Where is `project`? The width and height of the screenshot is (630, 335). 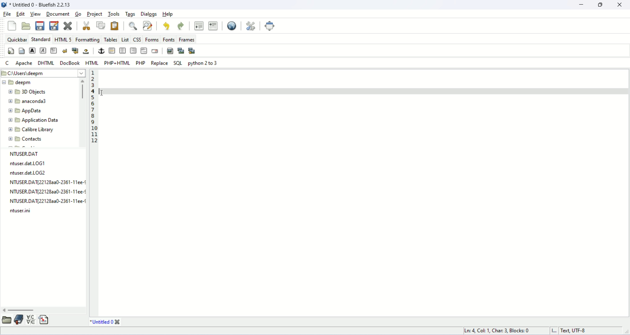
project is located at coordinates (94, 14).